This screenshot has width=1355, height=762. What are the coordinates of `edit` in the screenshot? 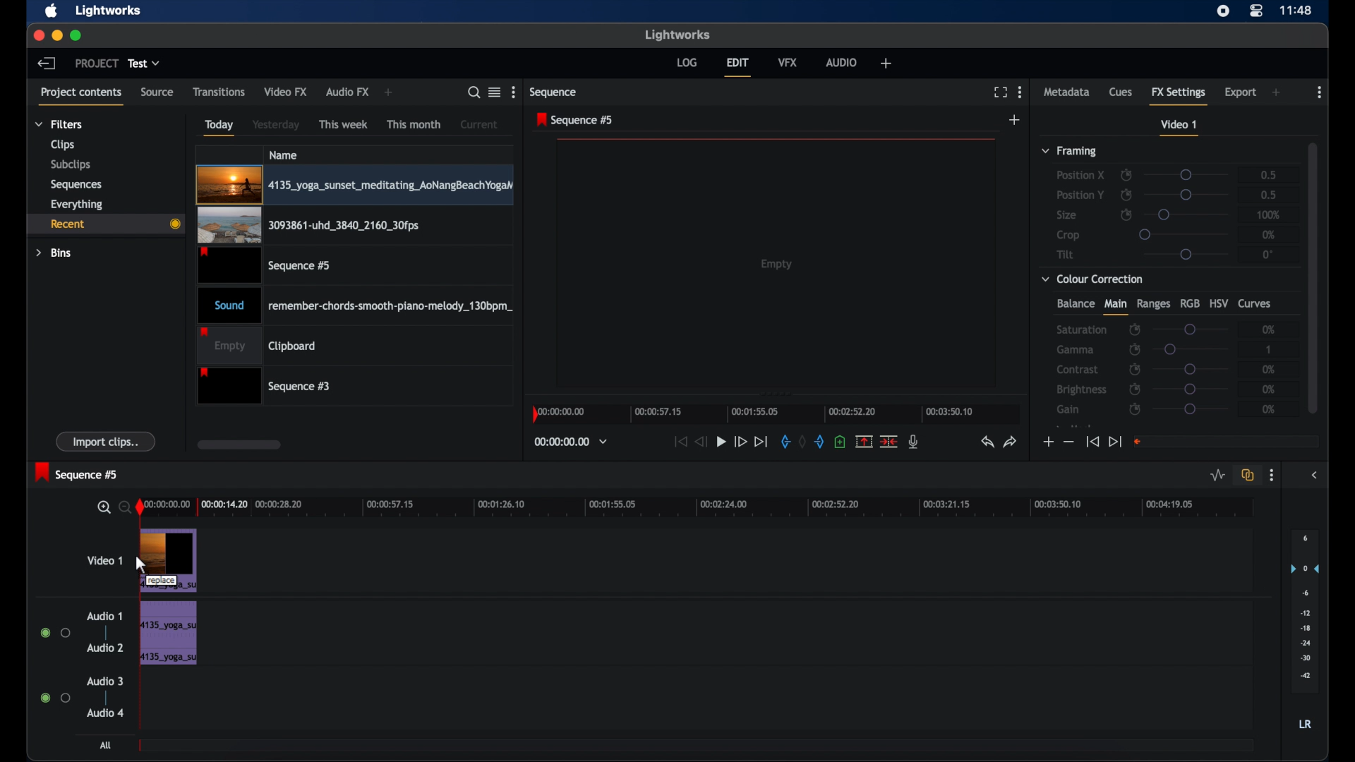 It's located at (737, 67).